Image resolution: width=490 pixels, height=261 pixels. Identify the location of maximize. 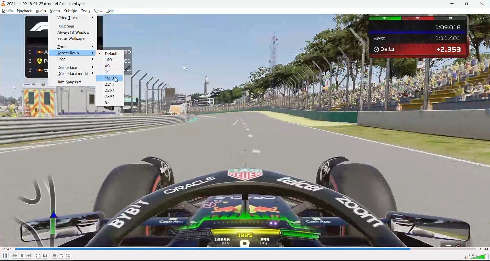
(469, 4).